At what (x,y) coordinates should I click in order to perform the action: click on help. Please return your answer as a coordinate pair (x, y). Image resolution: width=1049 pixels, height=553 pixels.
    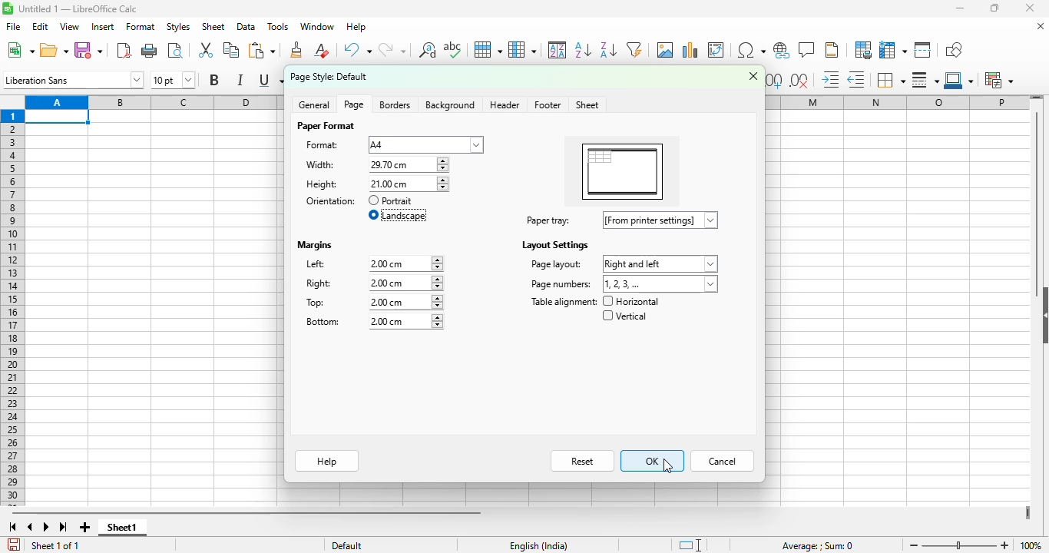
    Looking at the image, I should click on (328, 461).